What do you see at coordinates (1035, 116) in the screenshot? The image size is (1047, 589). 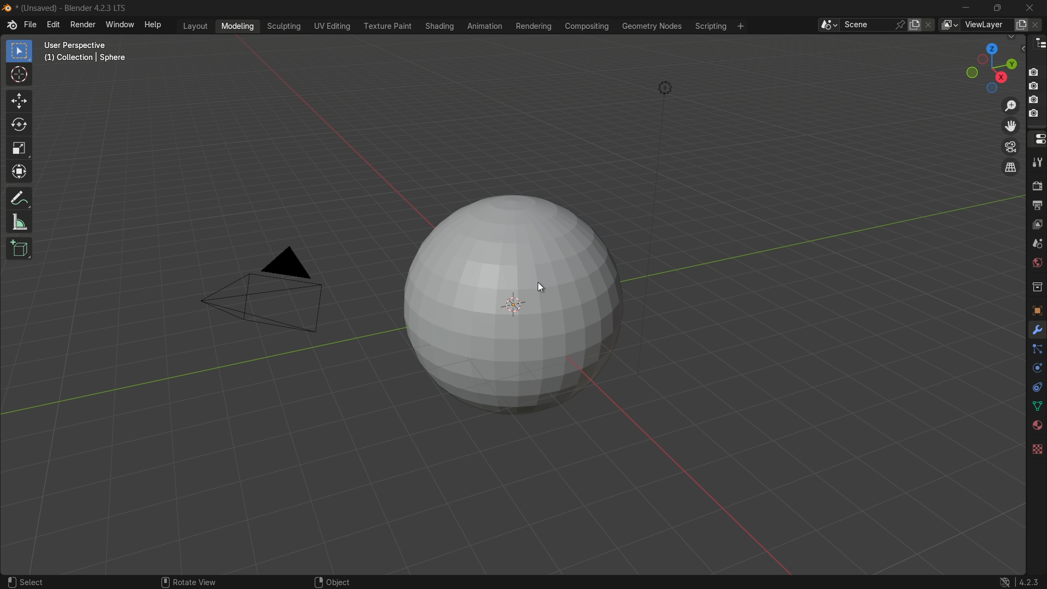 I see `selected capture` at bounding box center [1035, 116].